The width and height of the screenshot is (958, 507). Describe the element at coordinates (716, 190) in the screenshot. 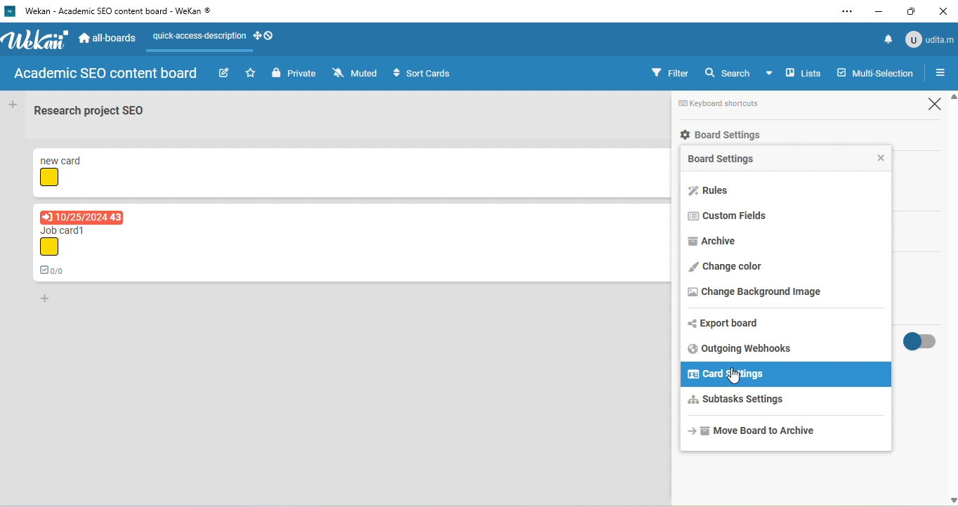

I see `rules` at that location.